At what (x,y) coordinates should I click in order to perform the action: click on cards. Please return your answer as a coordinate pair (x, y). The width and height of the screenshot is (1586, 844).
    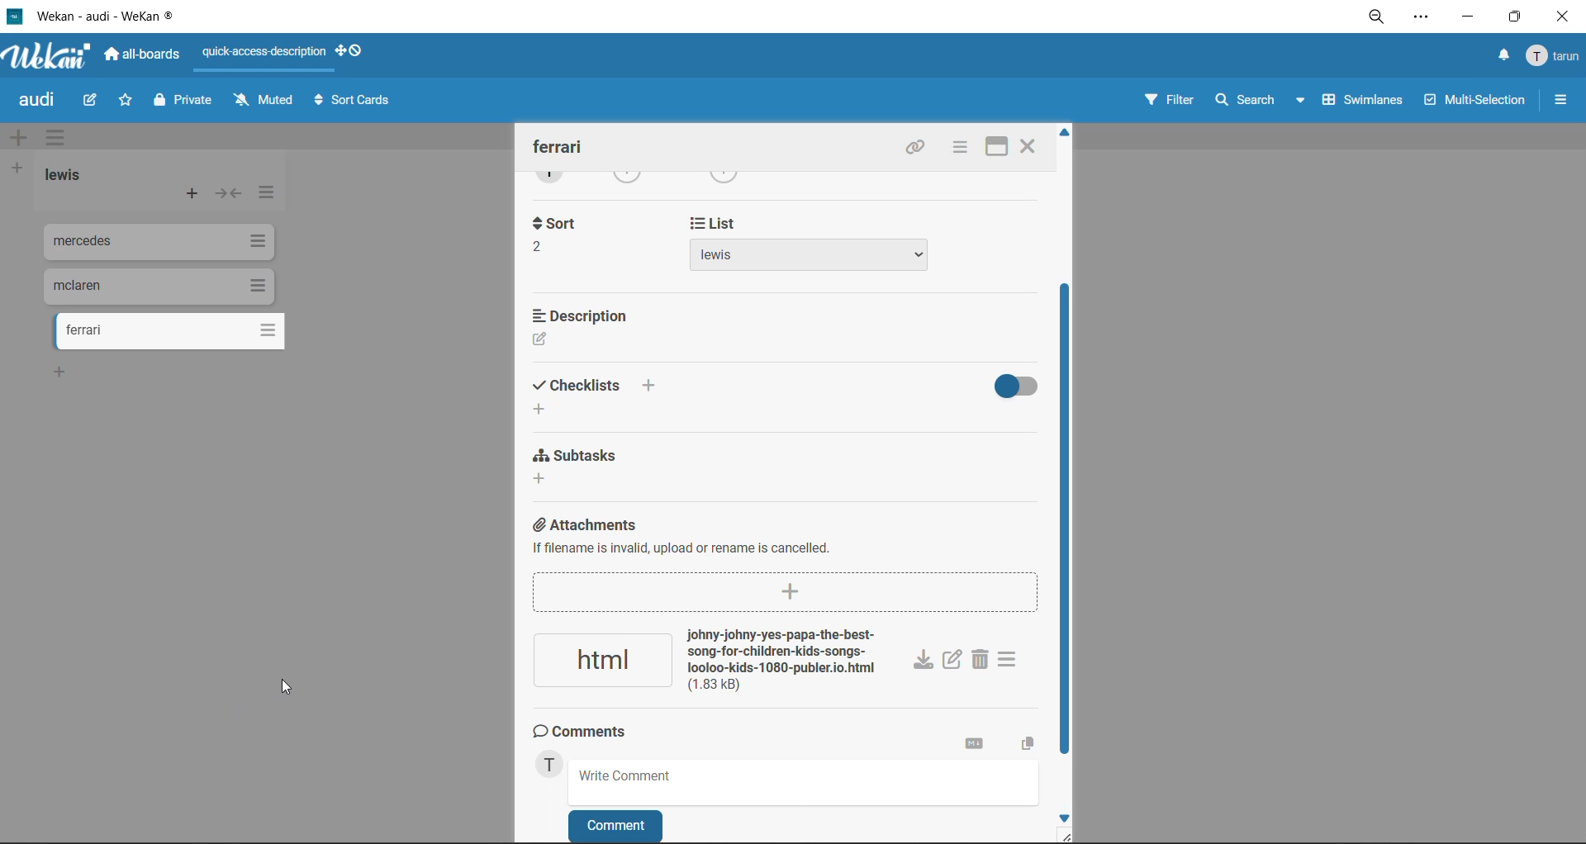
    Looking at the image, I should click on (154, 242).